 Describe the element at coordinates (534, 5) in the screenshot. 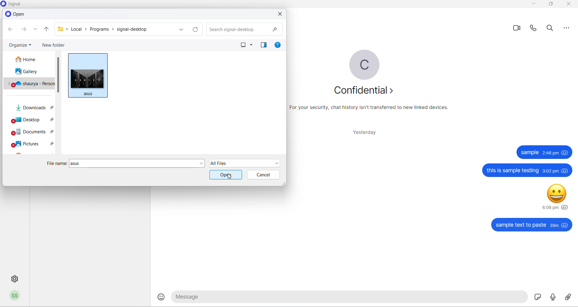

I see `minimize` at that location.